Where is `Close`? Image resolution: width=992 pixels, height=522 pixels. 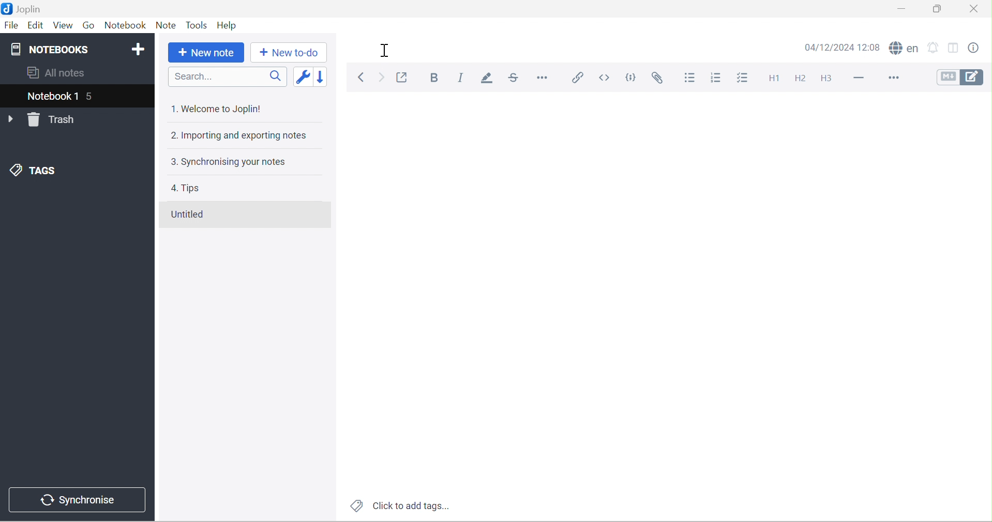
Close is located at coordinates (975, 10).